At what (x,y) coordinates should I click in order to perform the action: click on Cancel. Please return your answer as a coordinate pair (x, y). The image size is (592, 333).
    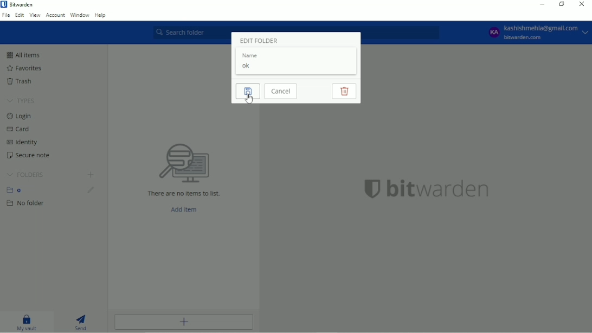
    Looking at the image, I should click on (281, 91).